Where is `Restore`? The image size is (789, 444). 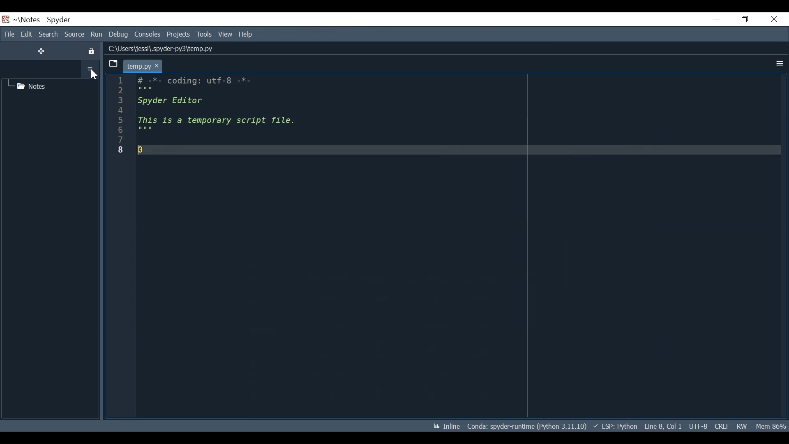
Restore is located at coordinates (744, 20).